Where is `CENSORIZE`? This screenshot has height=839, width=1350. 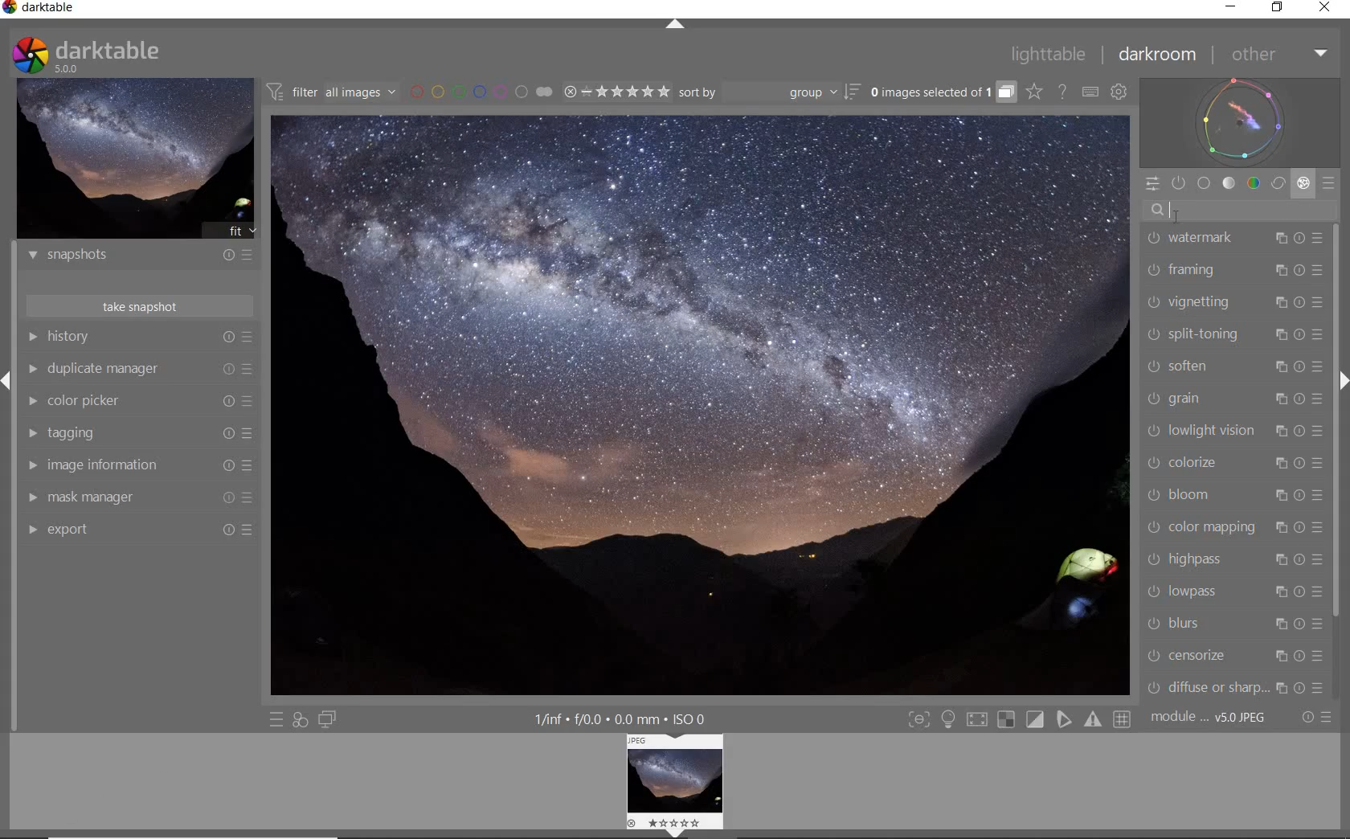 CENSORIZE is located at coordinates (1188, 655).